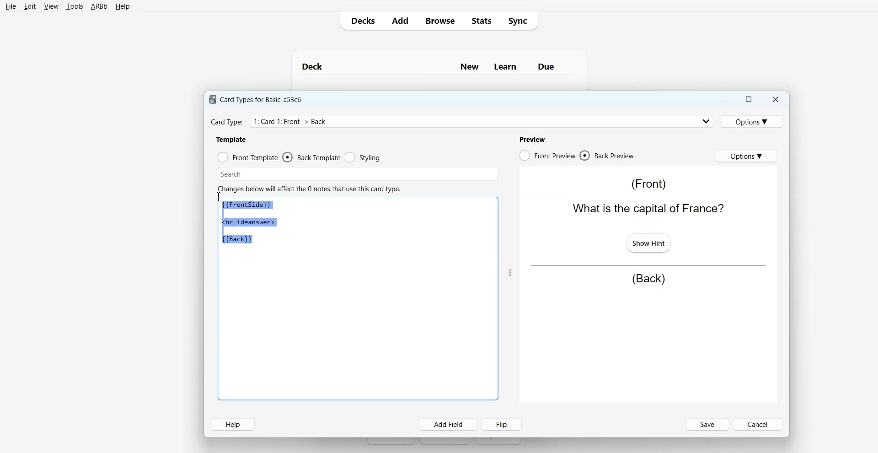  Describe the element at coordinates (75, 7) in the screenshot. I see `Tools` at that location.